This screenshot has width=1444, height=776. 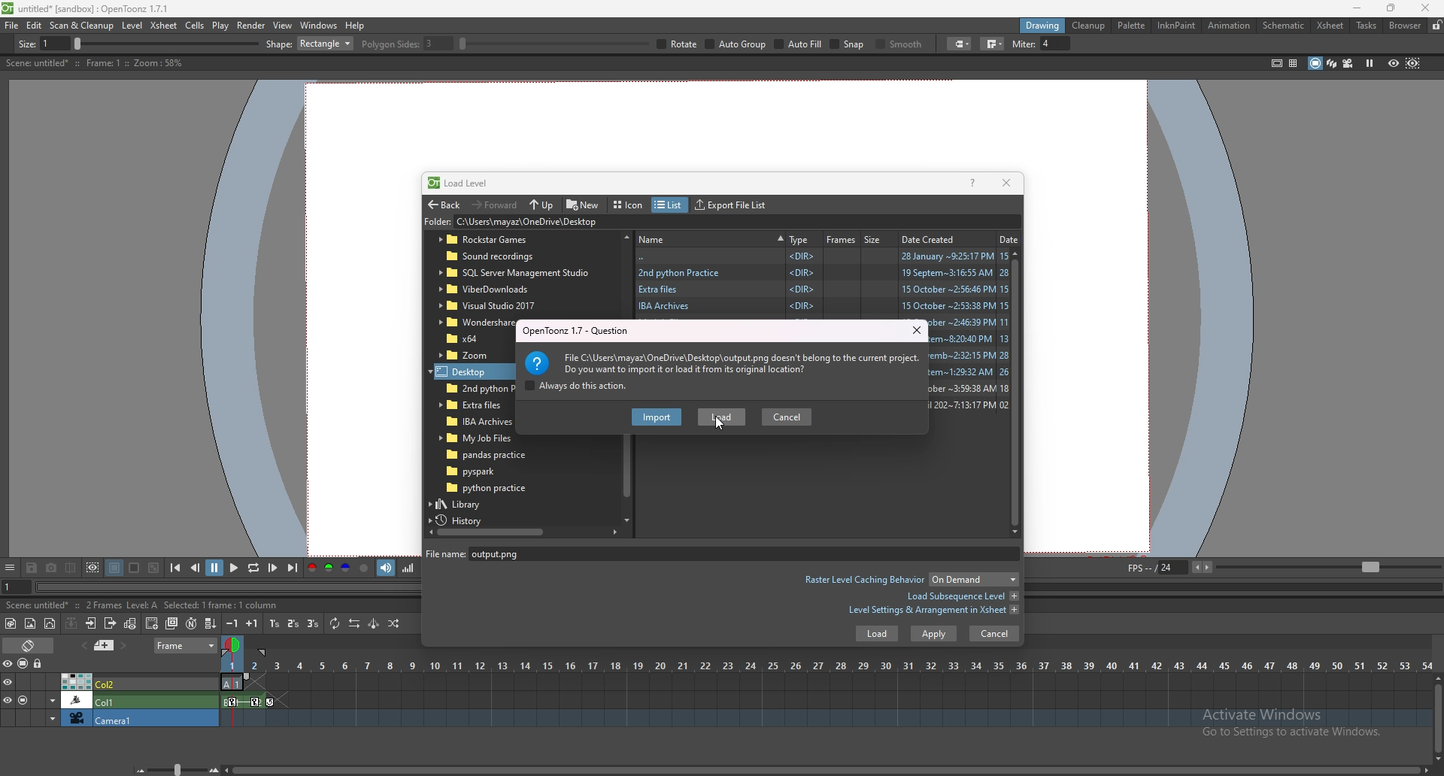 I want to click on apply, so click(x=934, y=634).